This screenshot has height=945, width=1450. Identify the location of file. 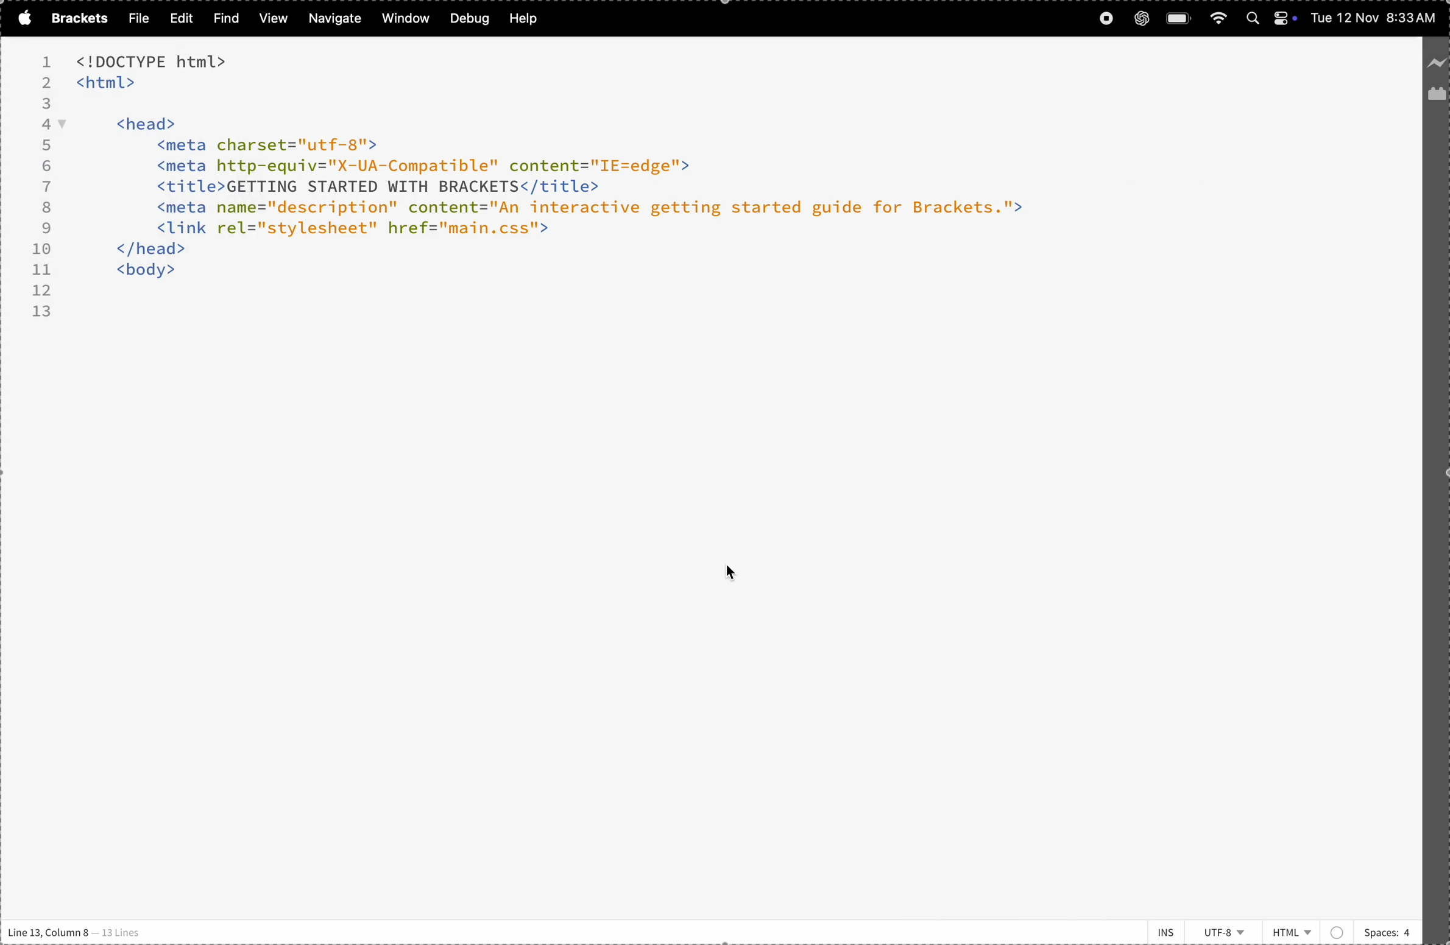
(135, 18).